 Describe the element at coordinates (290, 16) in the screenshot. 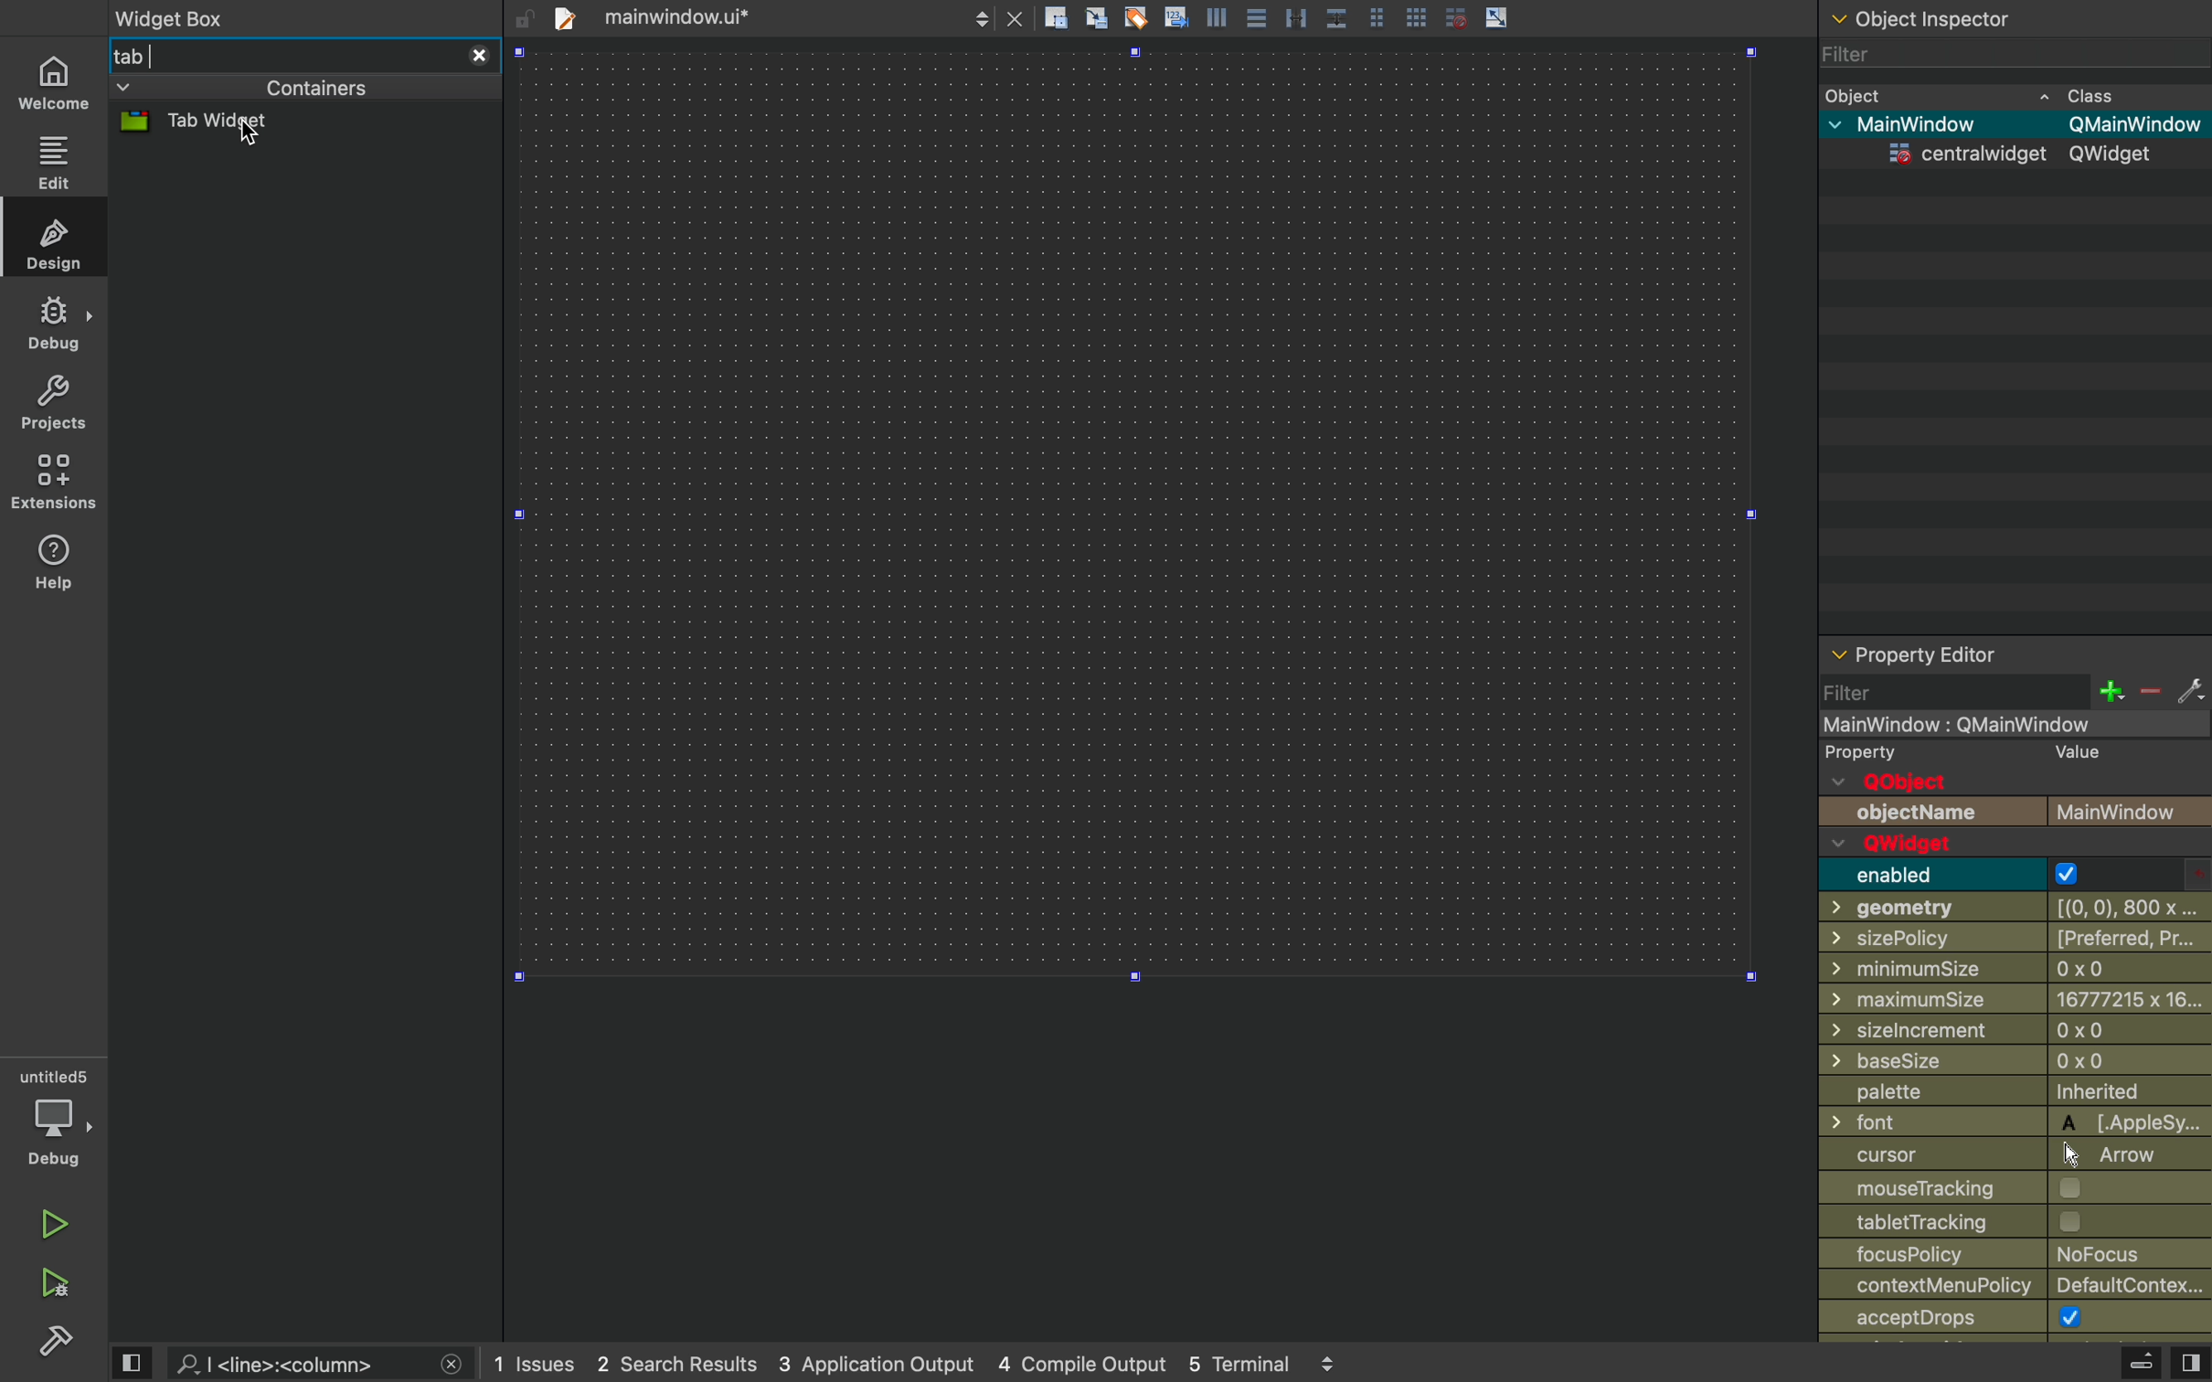

I see `widget box` at that location.